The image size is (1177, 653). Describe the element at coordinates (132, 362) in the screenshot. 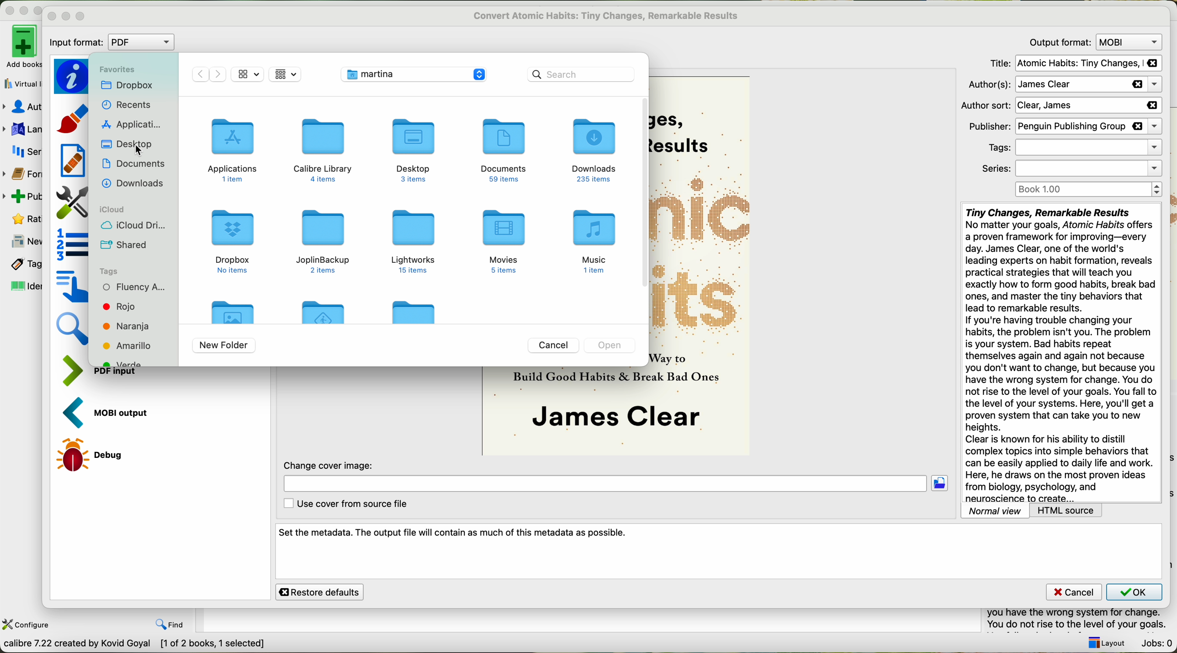

I see `green tag` at that location.